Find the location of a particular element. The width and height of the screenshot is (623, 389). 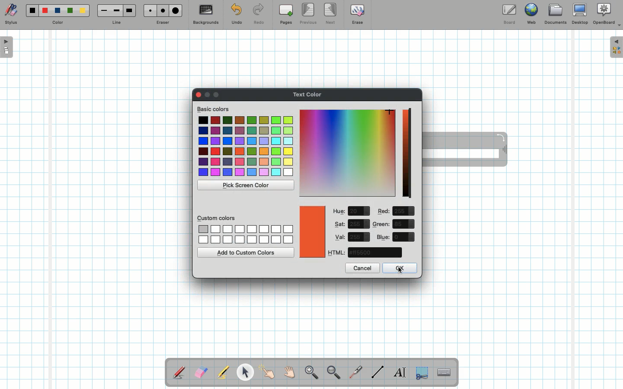

Basic colors is located at coordinates (214, 108).